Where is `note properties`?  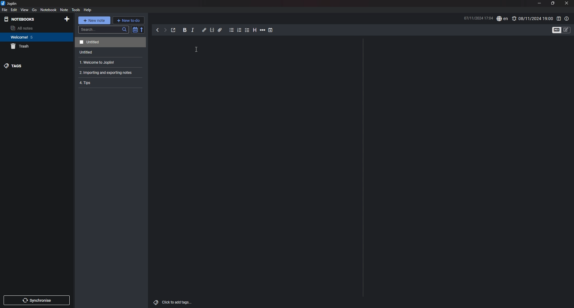
note properties is located at coordinates (567, 19).